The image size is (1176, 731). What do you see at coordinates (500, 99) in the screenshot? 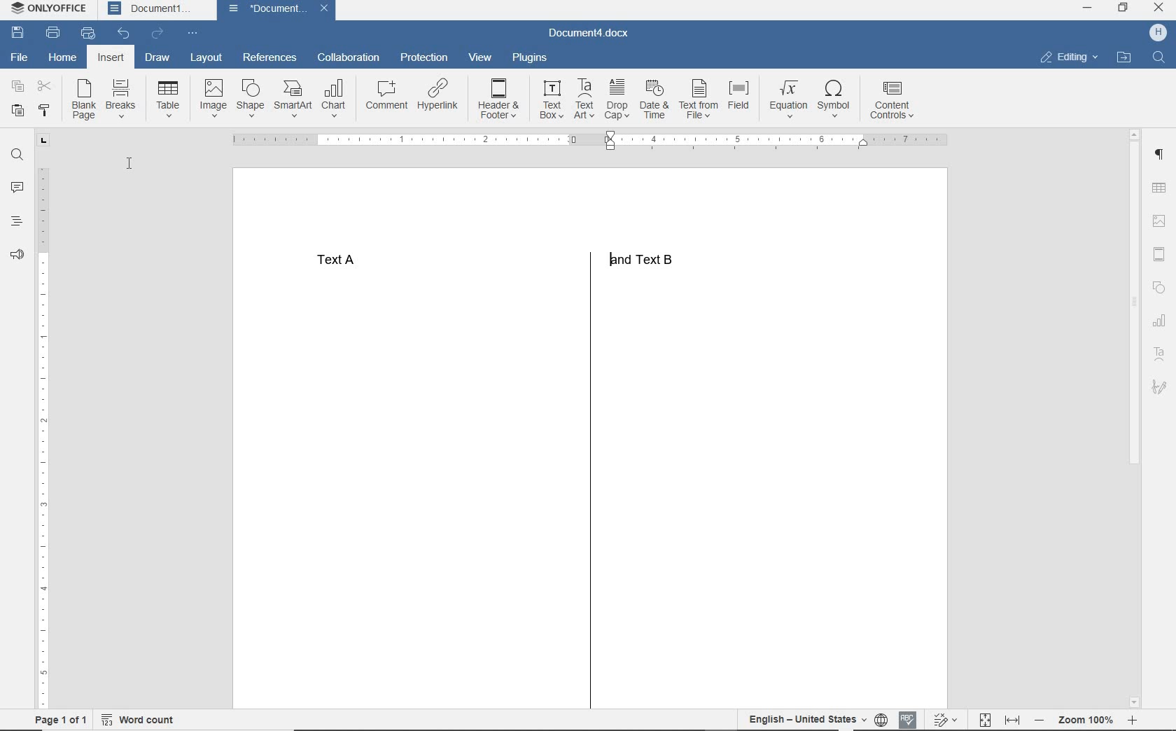
I see `HEADER & FOOTER` at bounding box center [500, 99].